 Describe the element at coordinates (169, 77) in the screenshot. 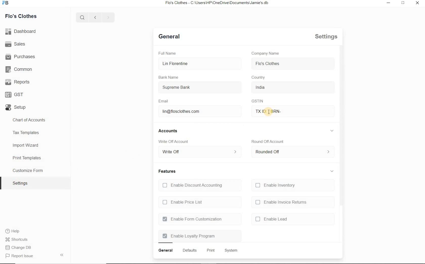

I see `Bank Name` at that location.